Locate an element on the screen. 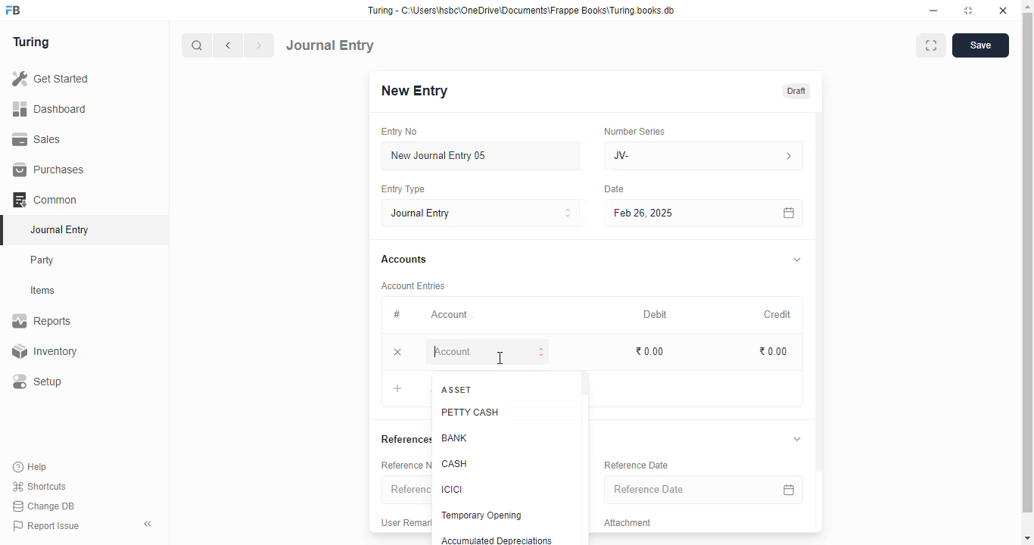 The height and width of the screenshot is (545, 1034). items is located at coordinates (45, 291).